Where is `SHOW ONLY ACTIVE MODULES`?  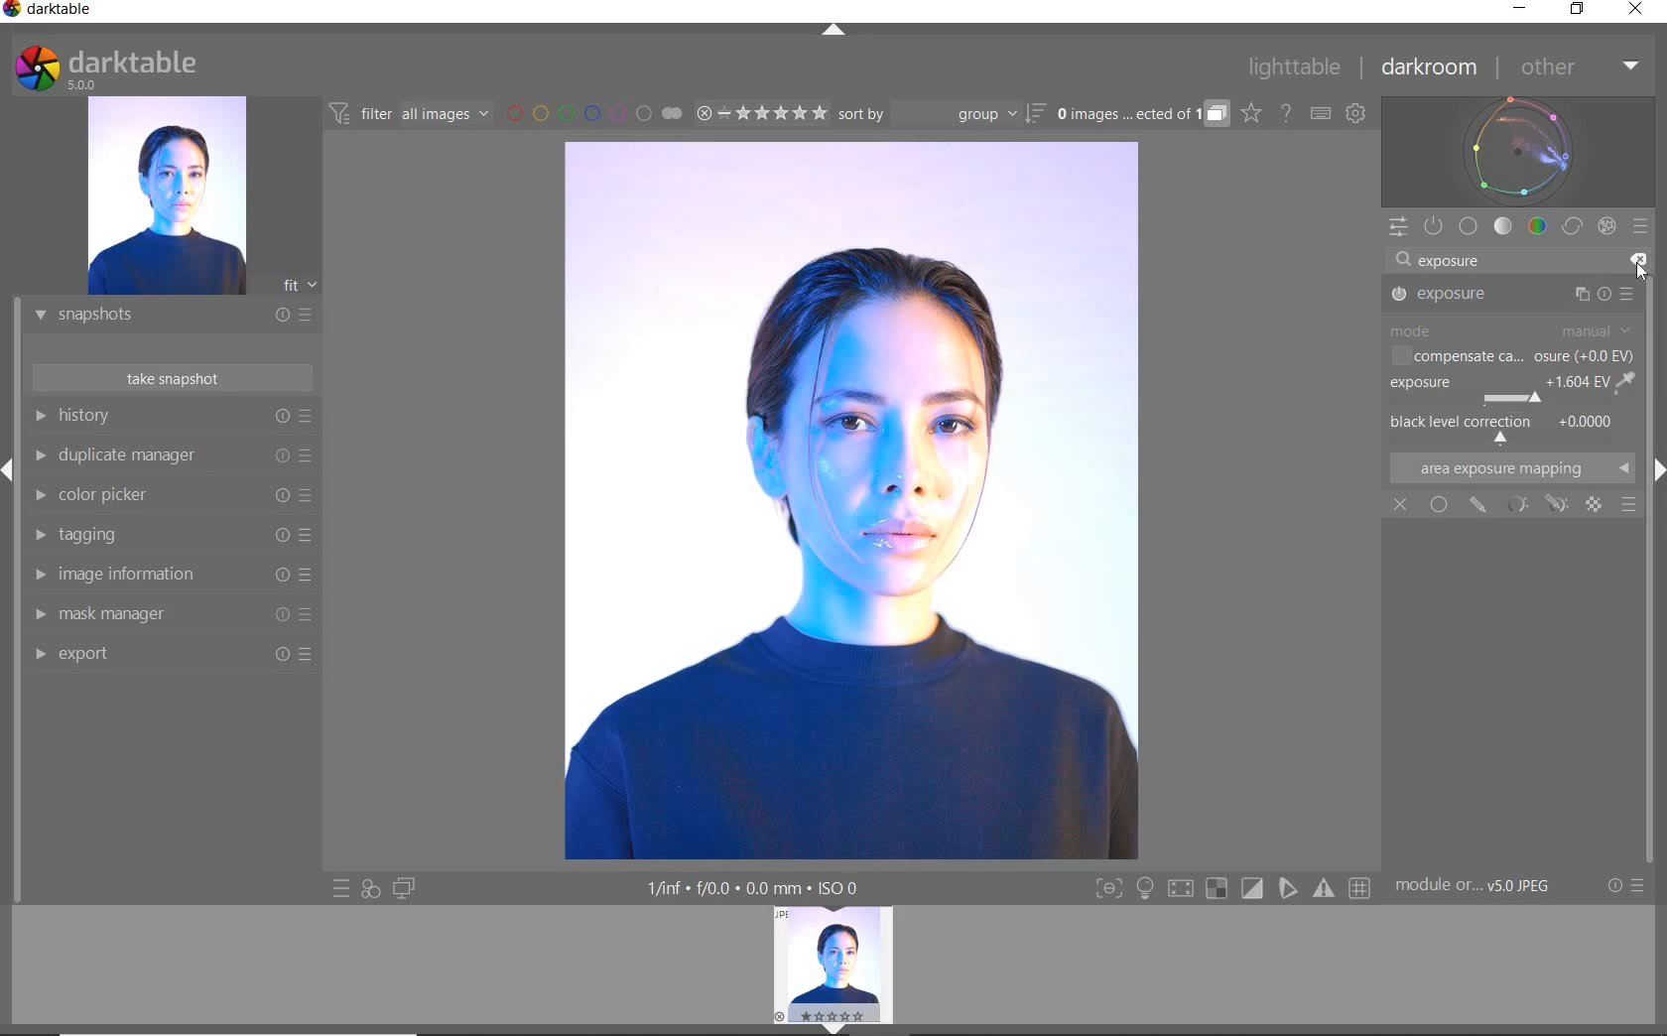
SHOW ONLY ACTIVE MODULES is located at coordinates (1435, 227).